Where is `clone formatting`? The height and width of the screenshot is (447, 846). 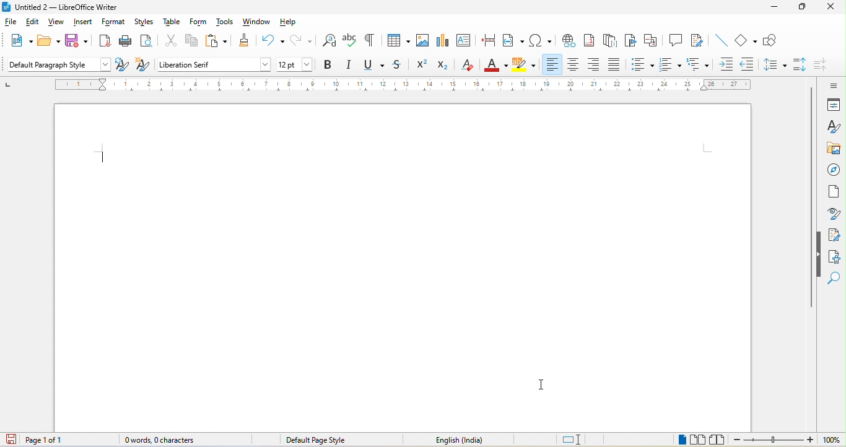 clone formatting is located at coordinates (247, 43).